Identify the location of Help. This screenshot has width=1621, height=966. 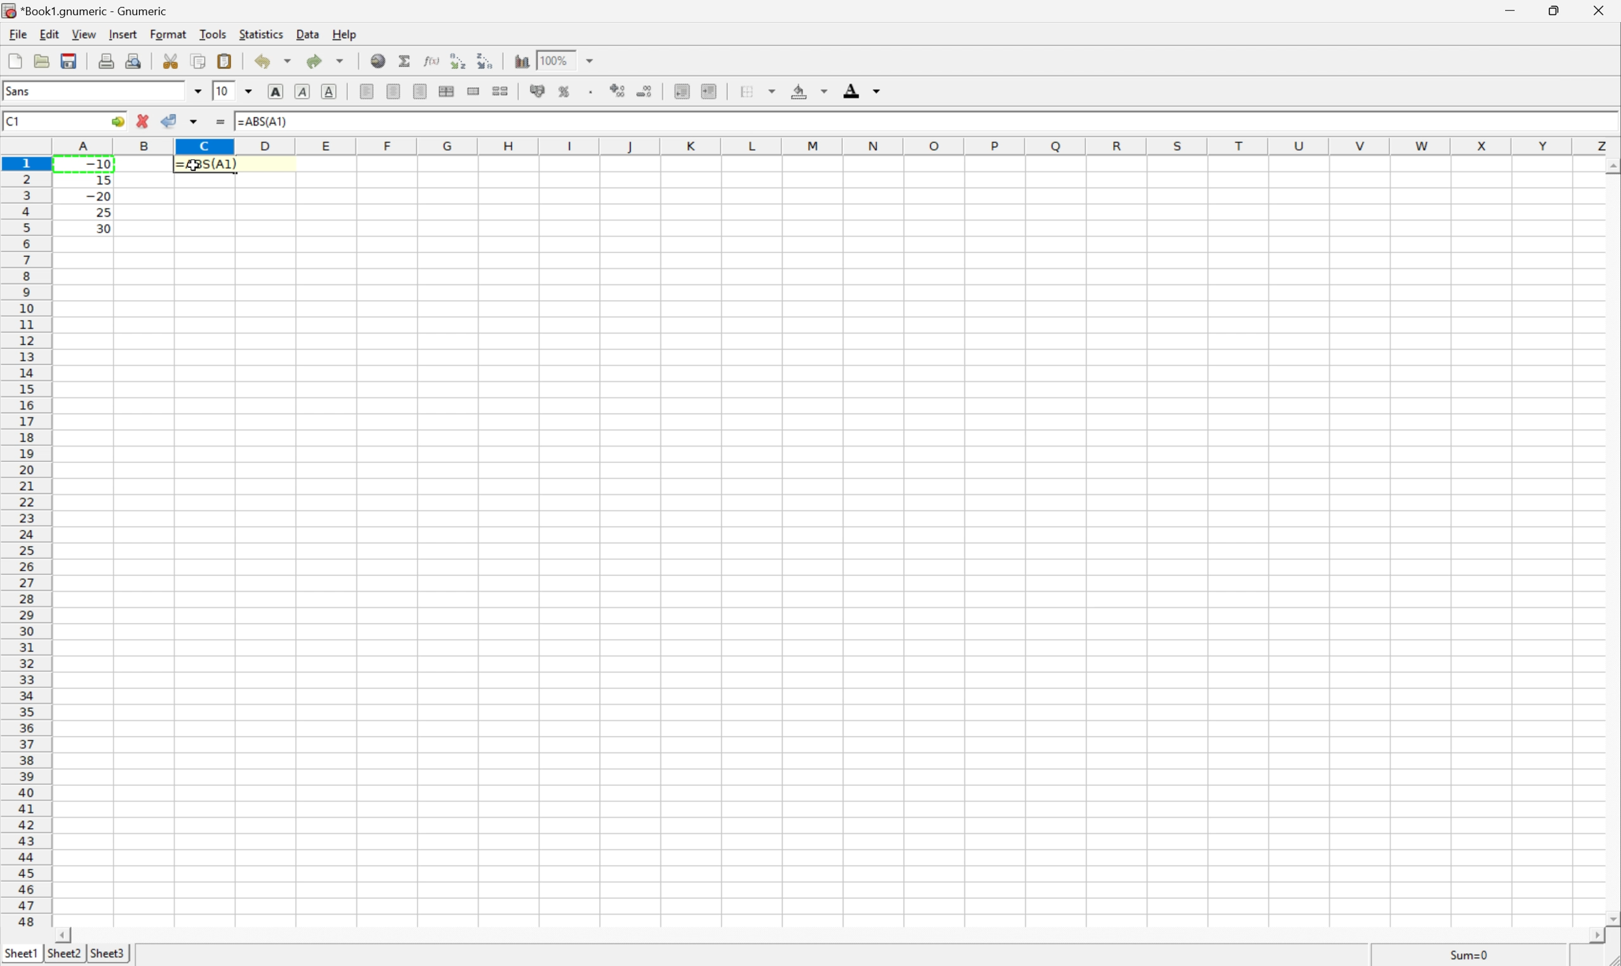
(344, 35).